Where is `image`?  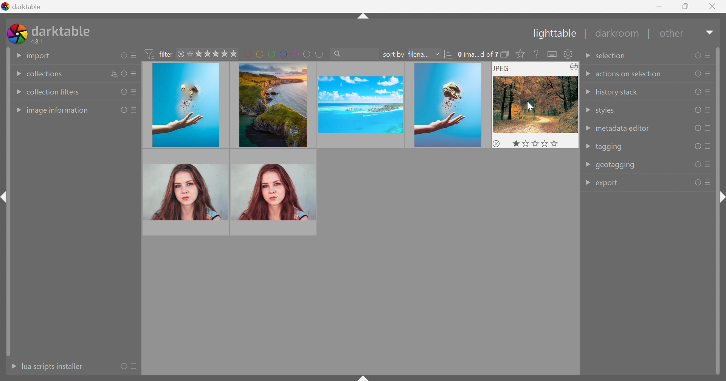 image is located at coordinates (271, 104).